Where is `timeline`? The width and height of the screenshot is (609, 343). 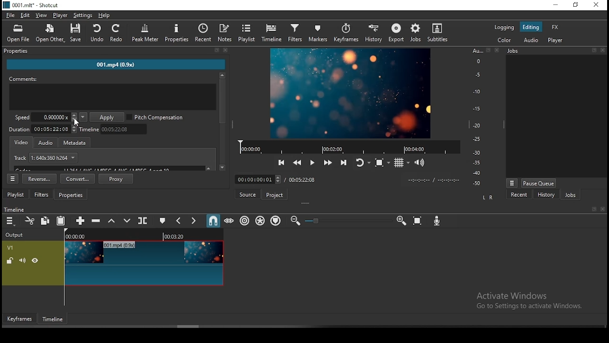 timeline is located at coordinates (14, 210).